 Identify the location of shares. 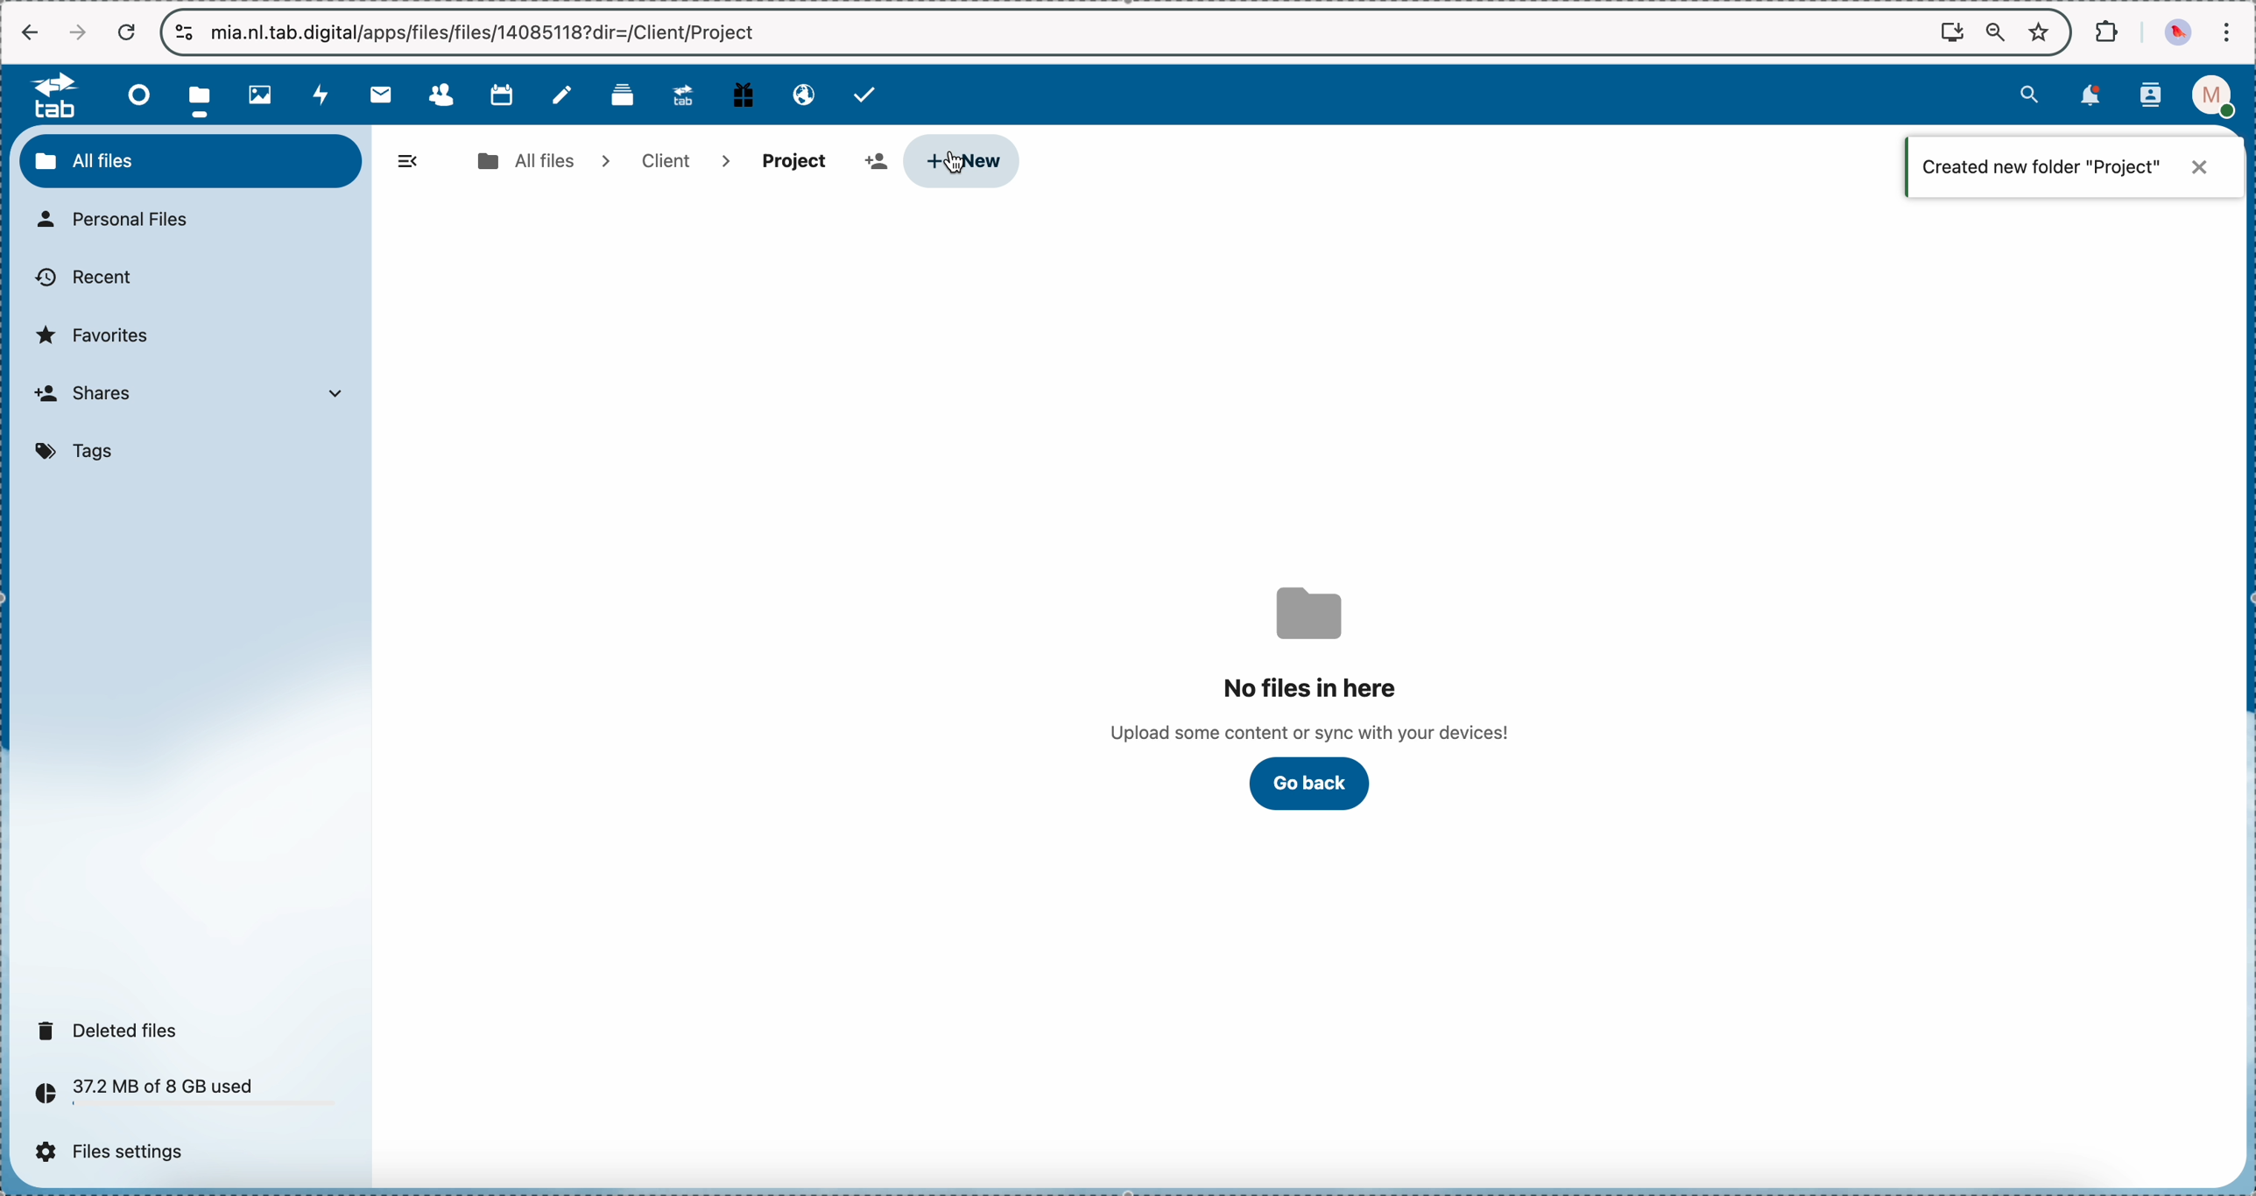
(197, 396).